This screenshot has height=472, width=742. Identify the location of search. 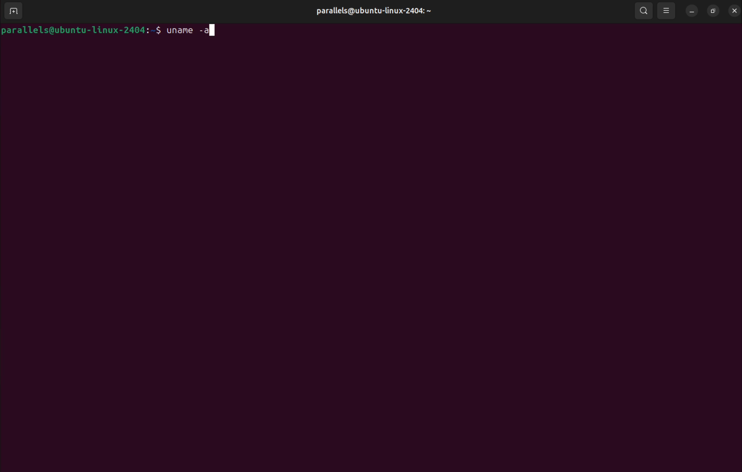
(644, 11).